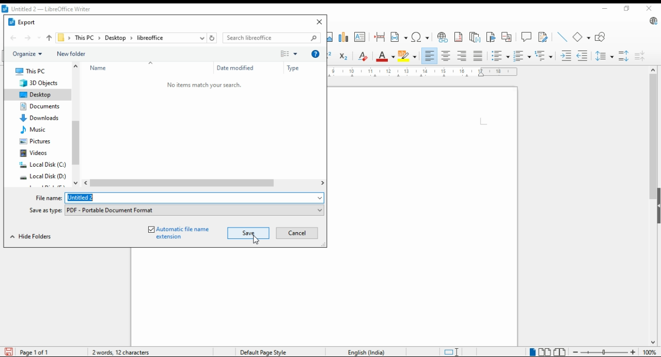 The image size is (661, 357). What do you see at coordinates (297, 69) in the screenshot?
I see `type` at bounding box center [297, 69].